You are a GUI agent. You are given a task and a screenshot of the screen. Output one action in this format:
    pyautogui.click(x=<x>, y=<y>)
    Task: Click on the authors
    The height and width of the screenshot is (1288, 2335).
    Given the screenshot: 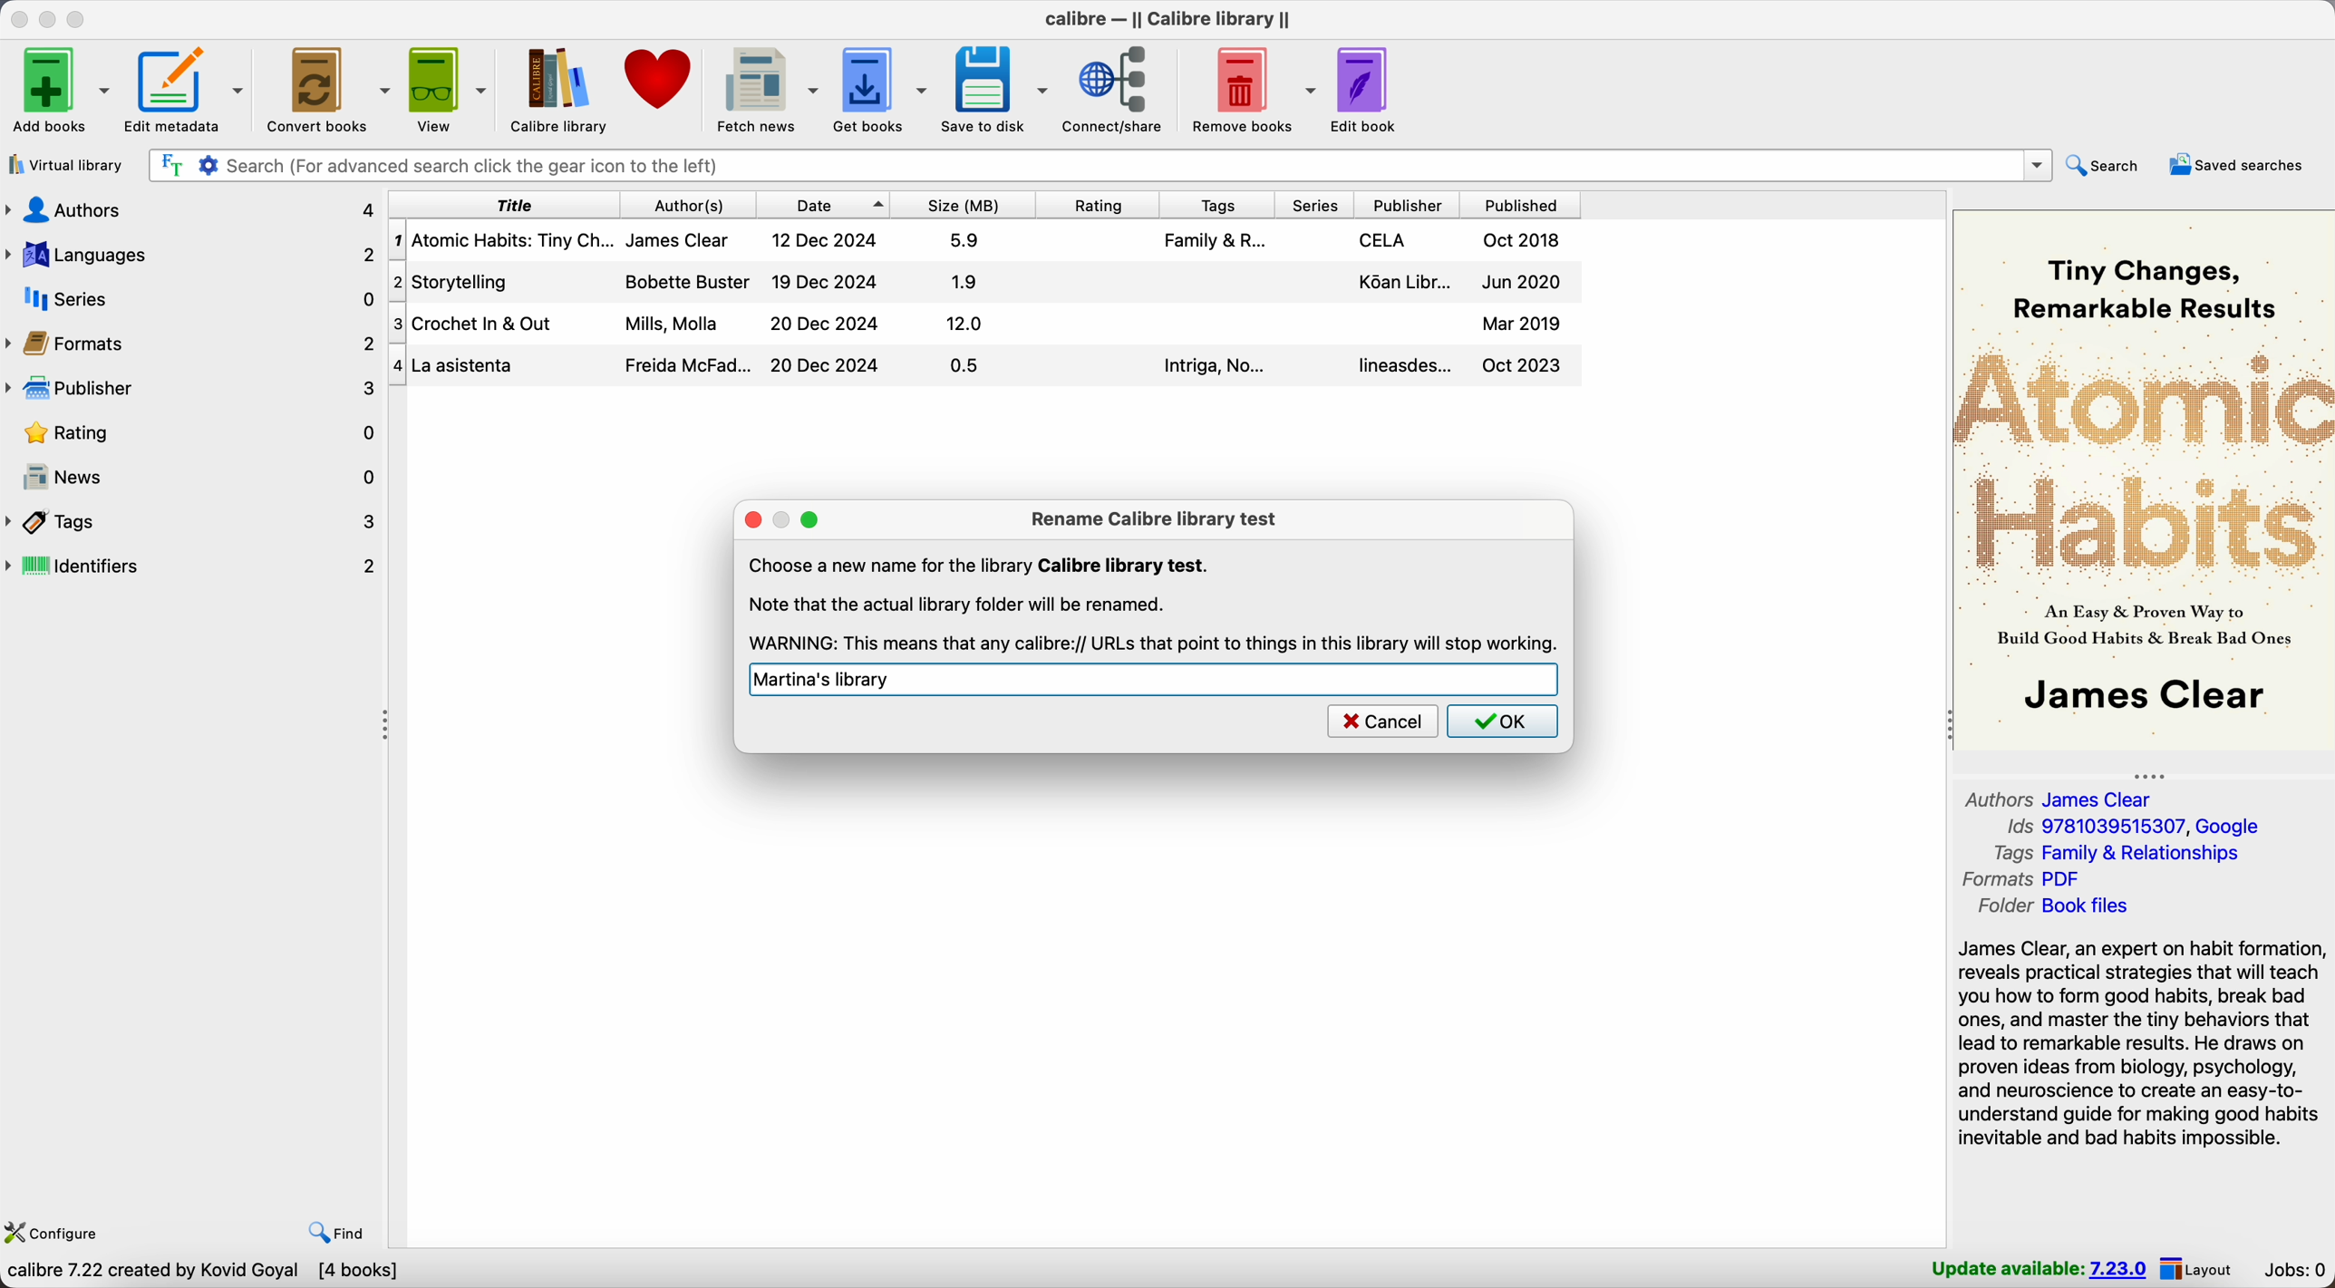 What is the action you would take?
    pyautogui.click(x=191, y=208)
    